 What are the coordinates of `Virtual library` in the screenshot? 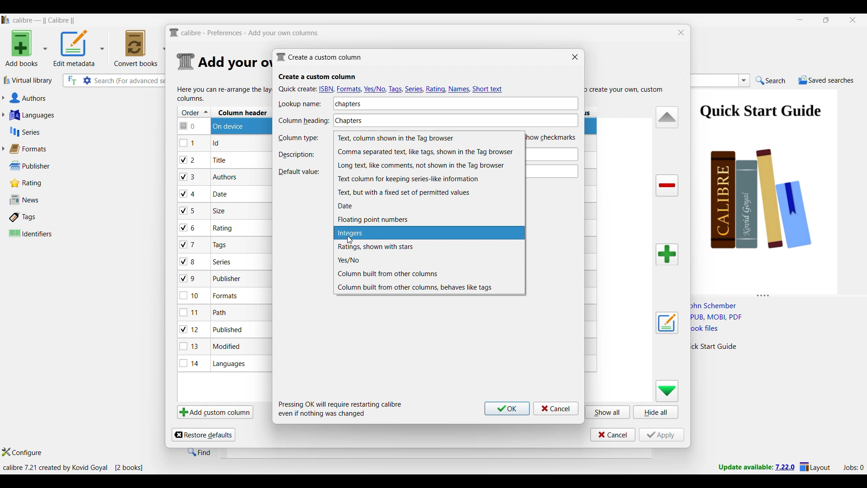 It's located at (28, 80).